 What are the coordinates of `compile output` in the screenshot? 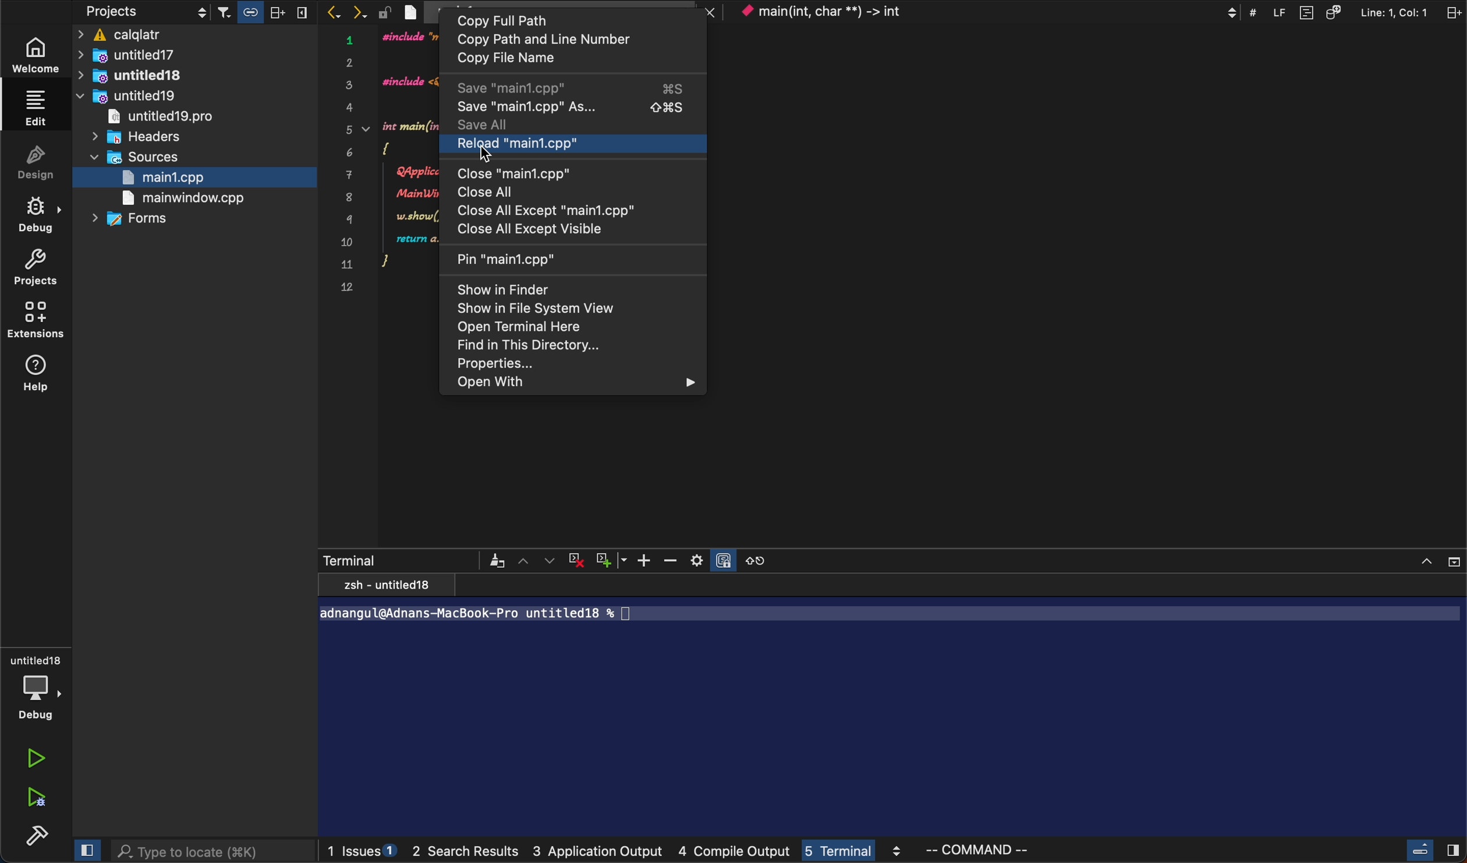 It's located at (738, 853).